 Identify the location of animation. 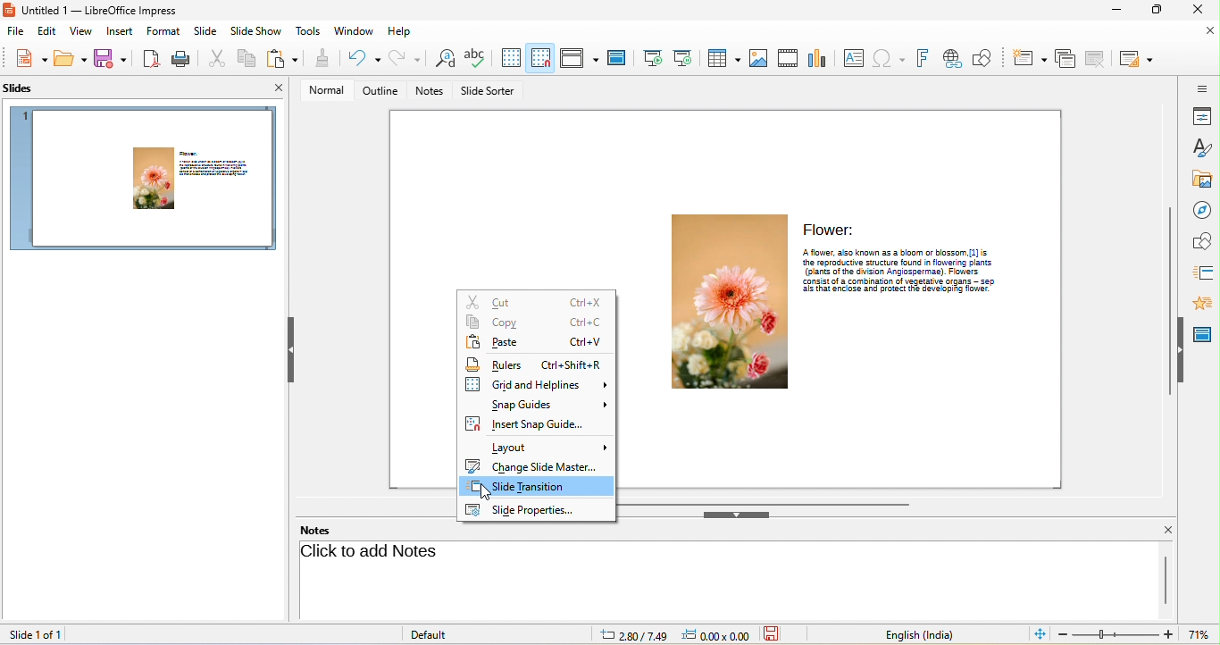
(1205, 301).